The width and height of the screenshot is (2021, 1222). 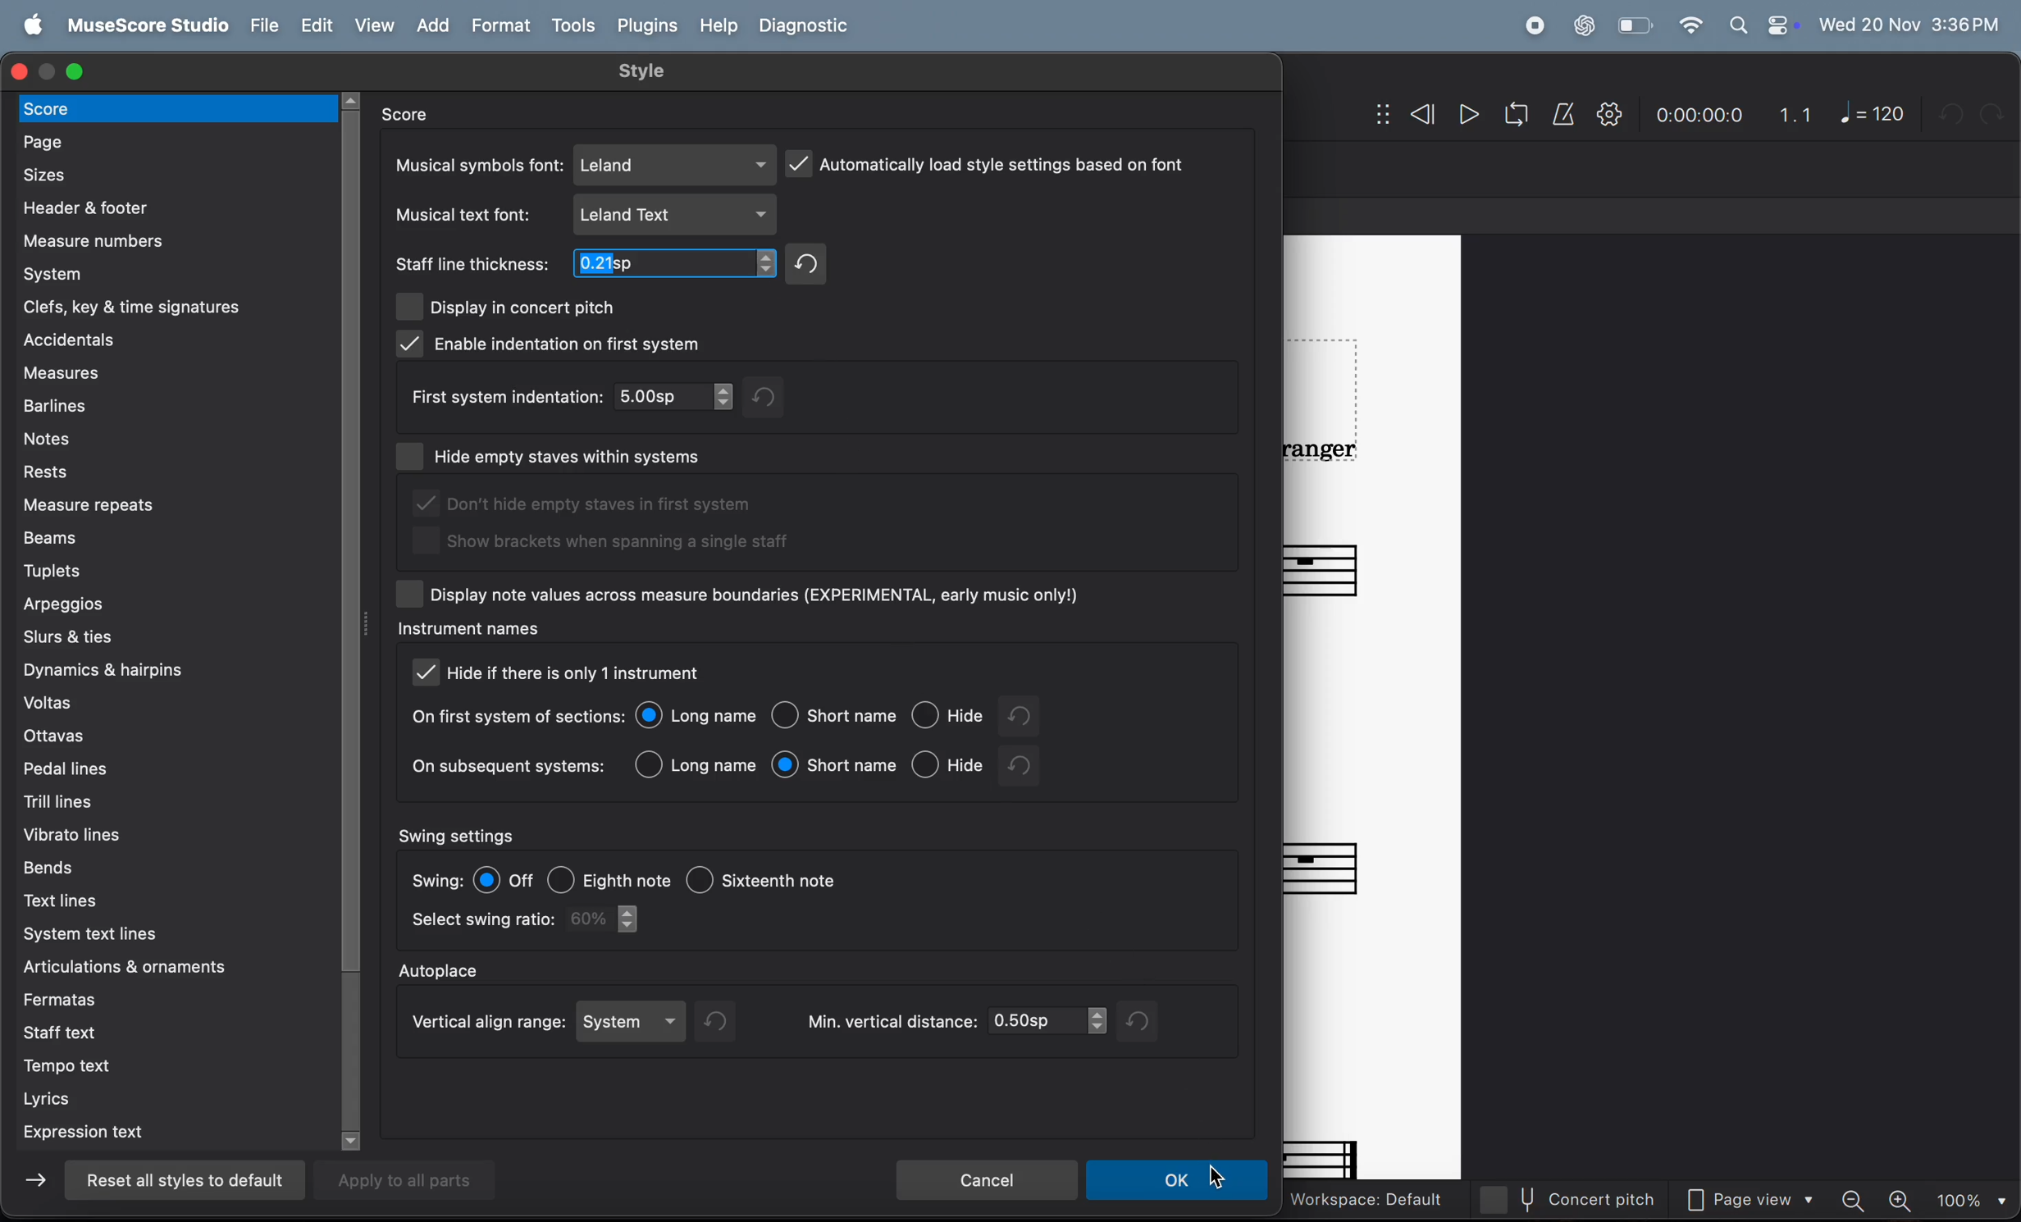 I want to click on short naame, so click(x=837, y=717).